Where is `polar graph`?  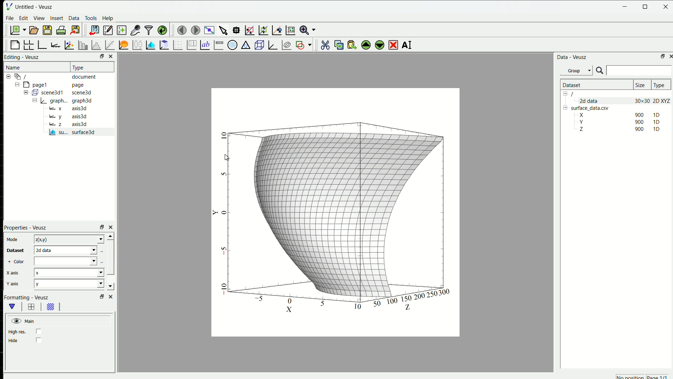 polar graph is located at coordinates (233, 45).